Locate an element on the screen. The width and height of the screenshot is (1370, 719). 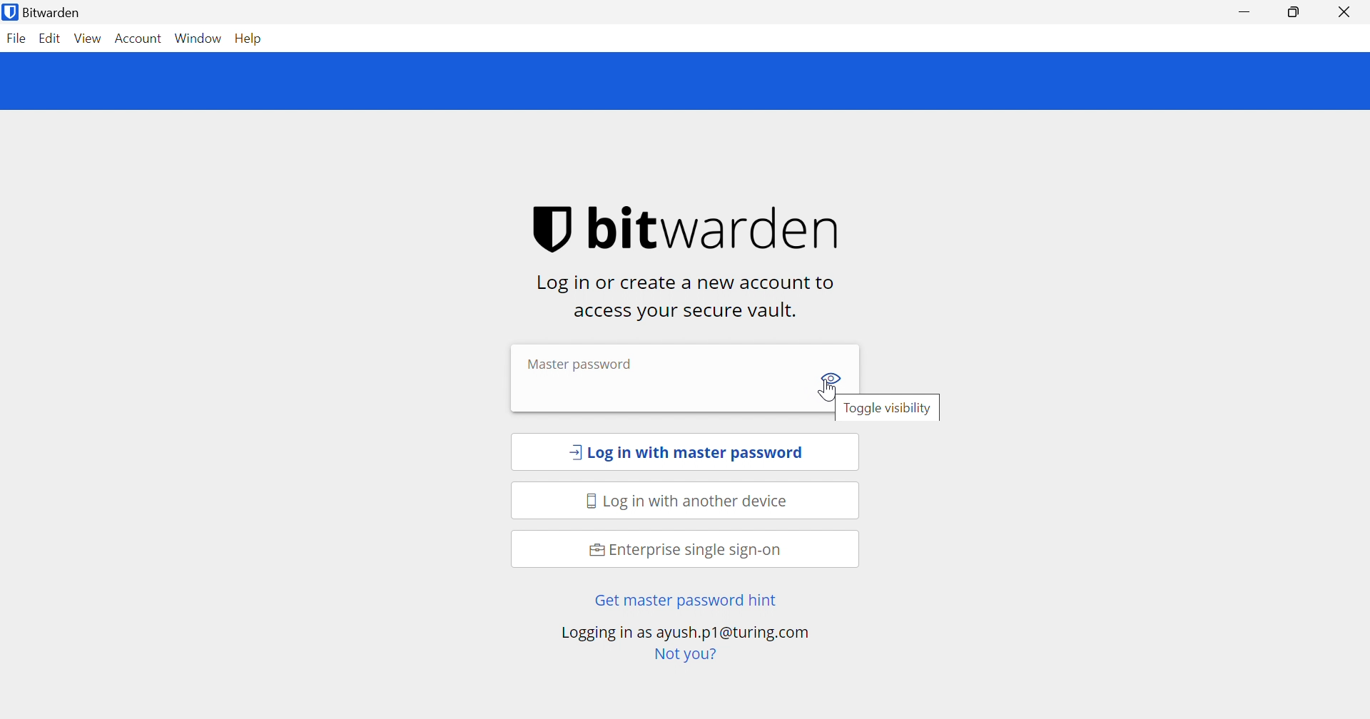
Window is located at coordinates (200, 38).